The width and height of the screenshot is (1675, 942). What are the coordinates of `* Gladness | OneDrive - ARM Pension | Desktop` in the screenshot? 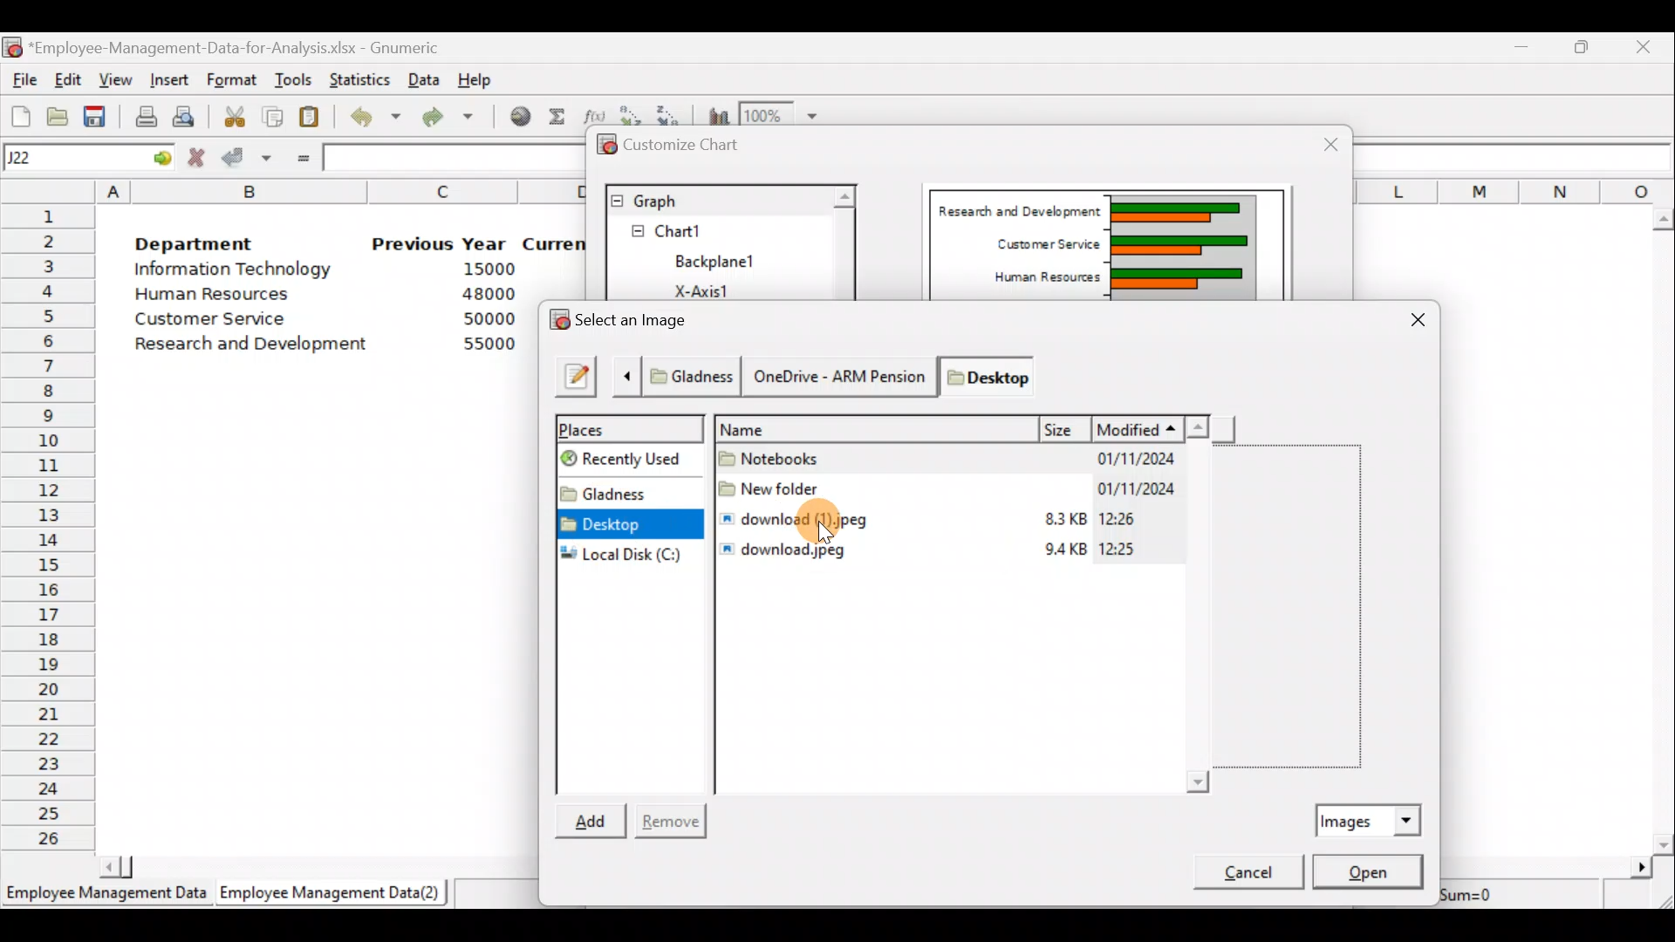 It's located at (841, 374).